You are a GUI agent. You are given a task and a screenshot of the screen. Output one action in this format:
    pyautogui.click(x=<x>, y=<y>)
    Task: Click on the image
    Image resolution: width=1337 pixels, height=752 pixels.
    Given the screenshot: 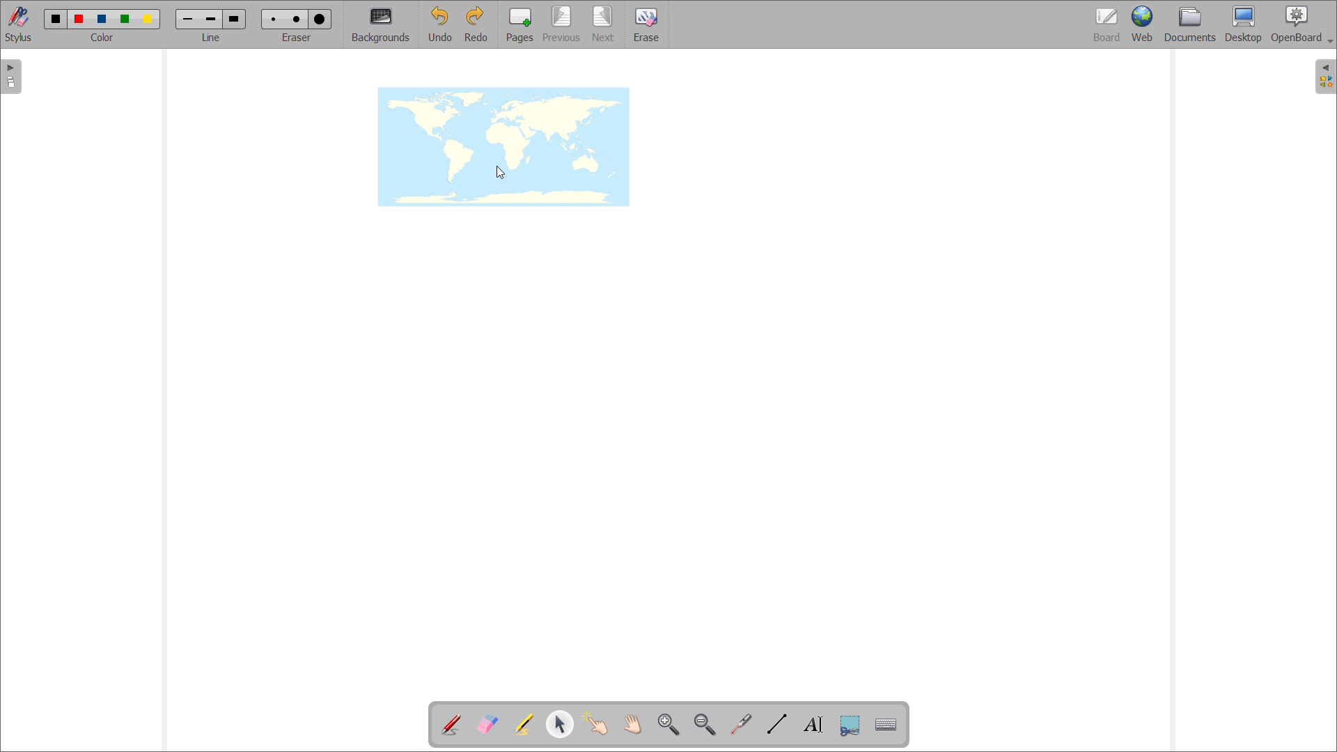 What is the action you would take?
    pyautogui.click(x=503, y=147)
    